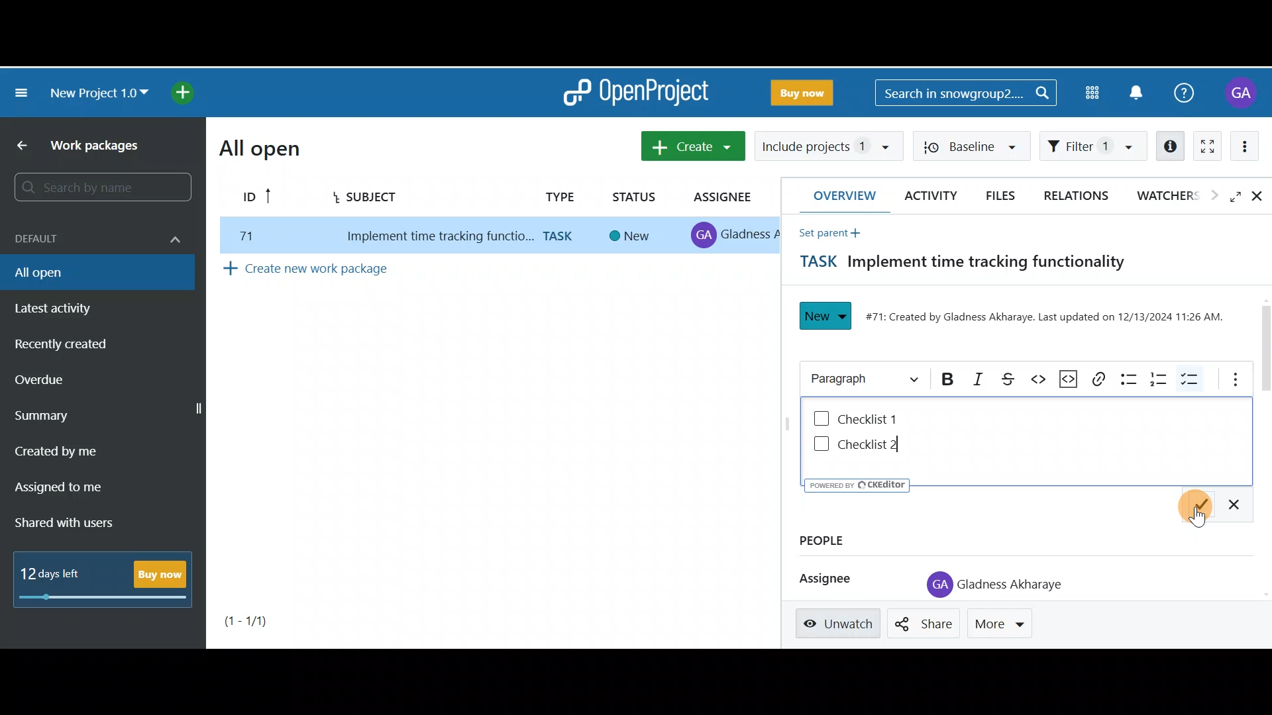 The width and height of the screenshot is (1272, 715). Describe the element at coordinates (826, 316) in the screenshot. I see `New` at that location.